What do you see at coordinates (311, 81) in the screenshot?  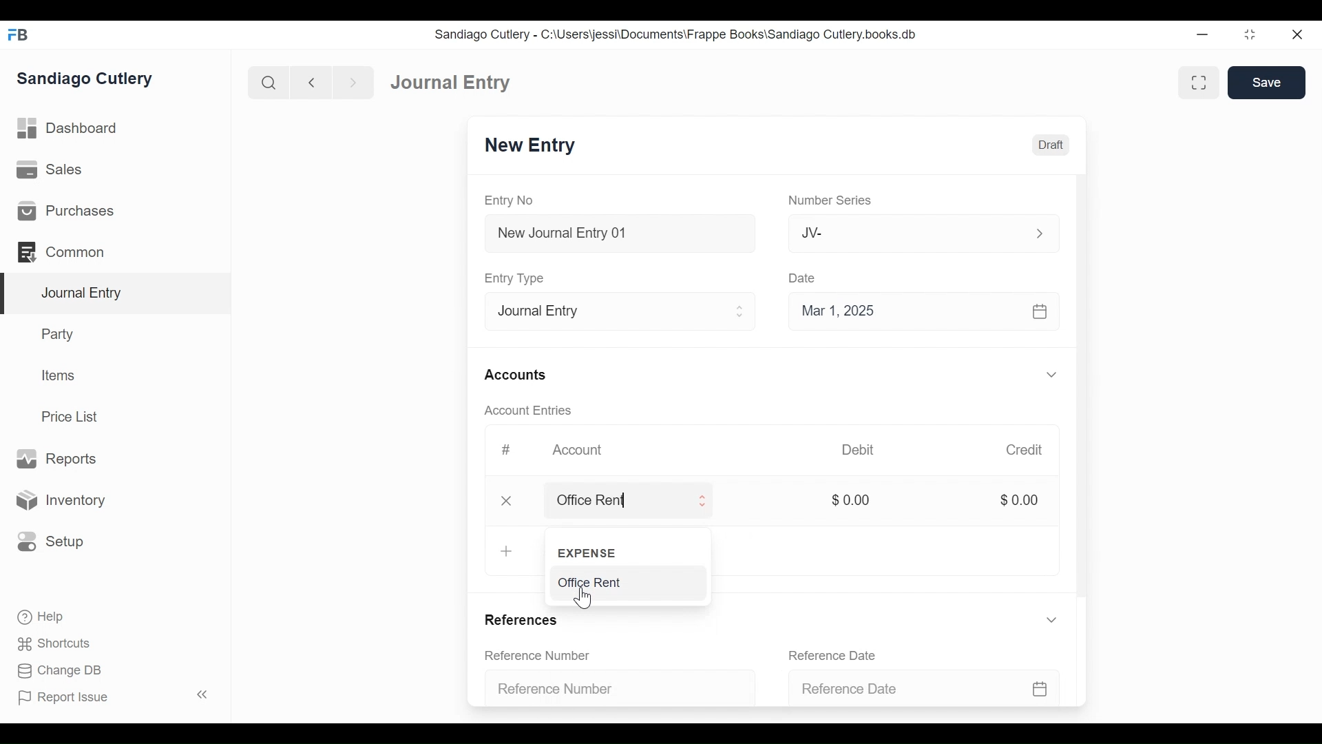 I see `back` at bounding box center [311, 81].